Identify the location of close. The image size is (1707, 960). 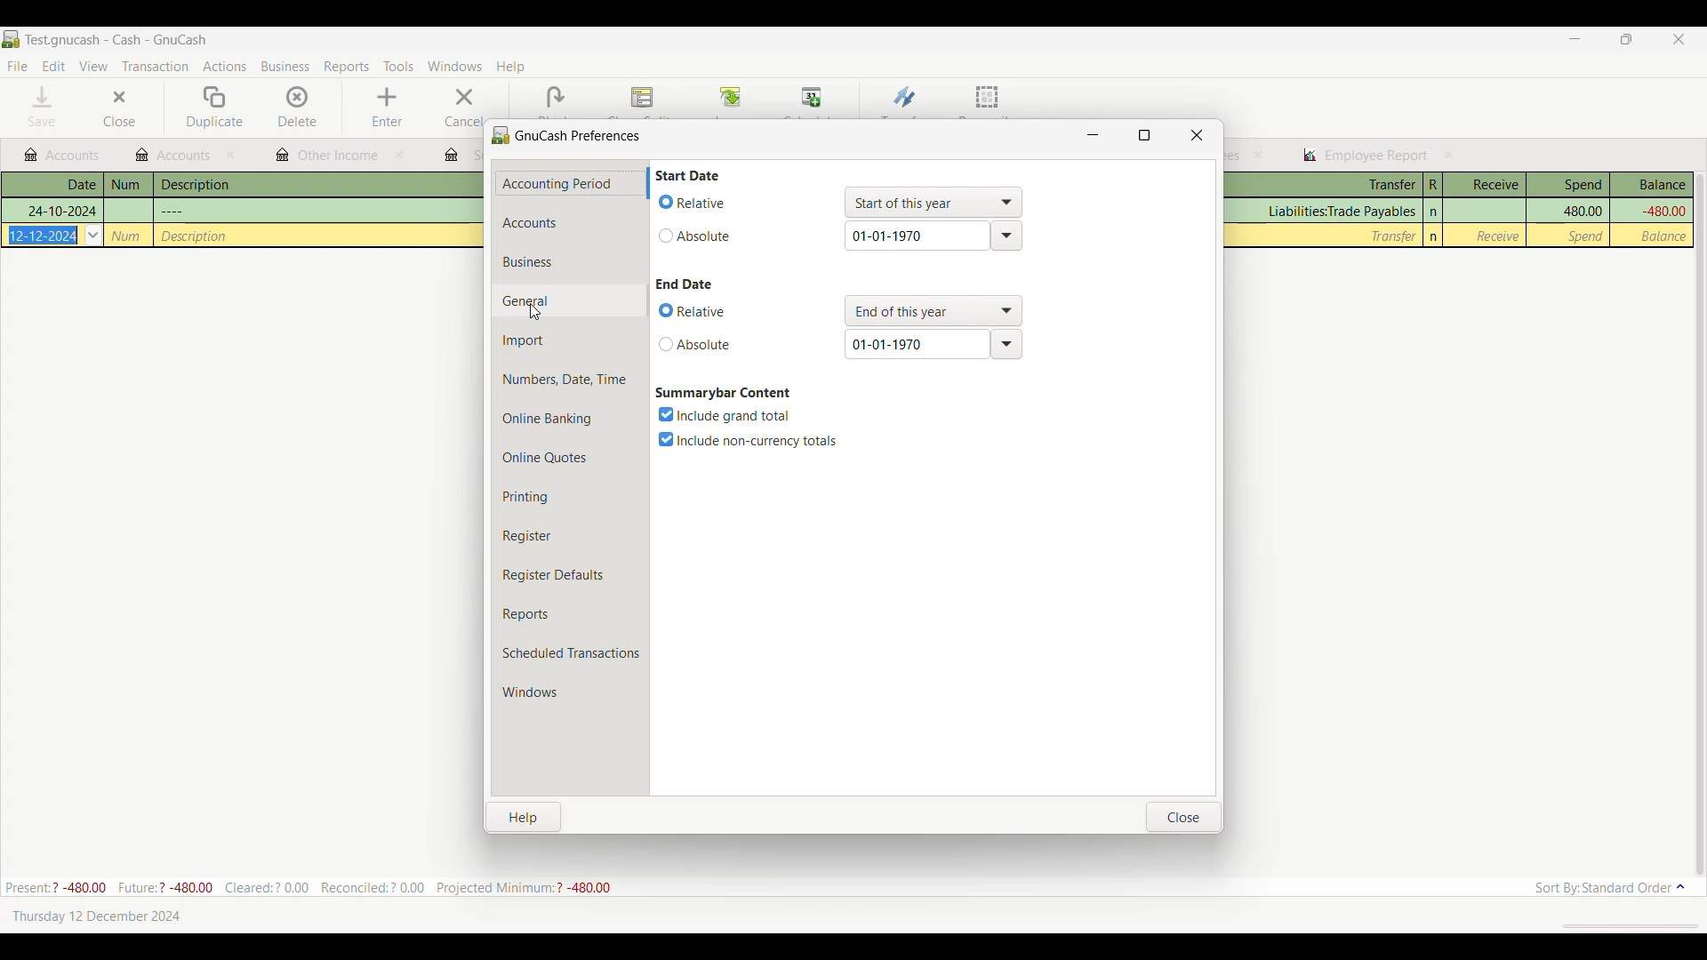
(398, 155).